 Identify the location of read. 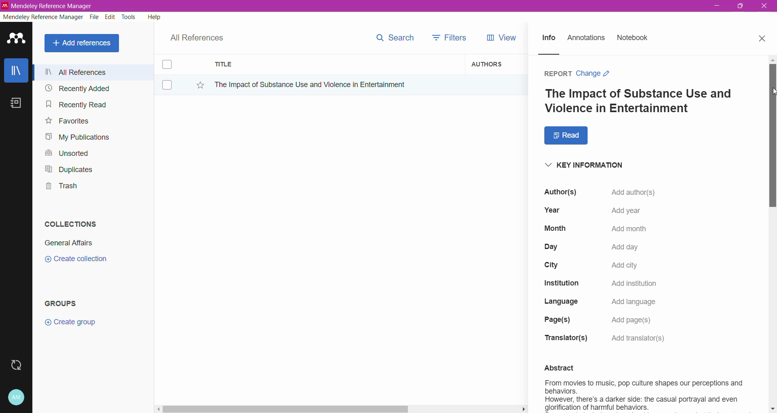
(565, 136).